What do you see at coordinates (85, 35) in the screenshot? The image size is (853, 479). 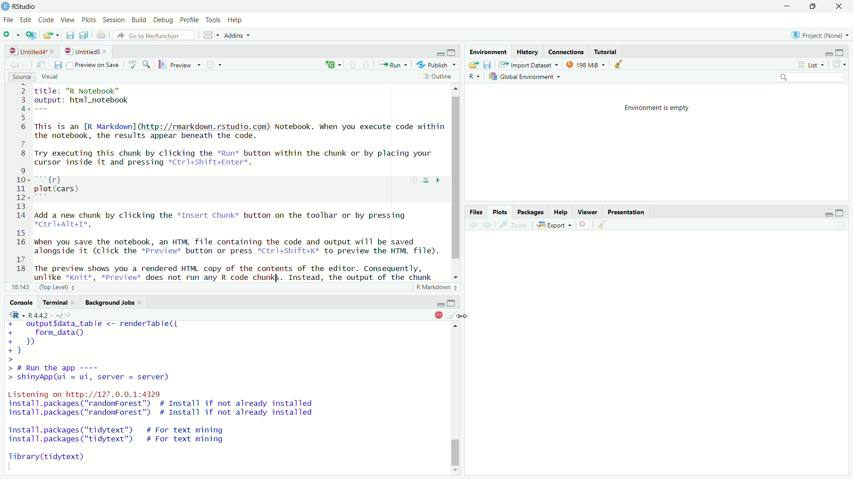 I see `save all open documents` at bounding box center [85, 35].